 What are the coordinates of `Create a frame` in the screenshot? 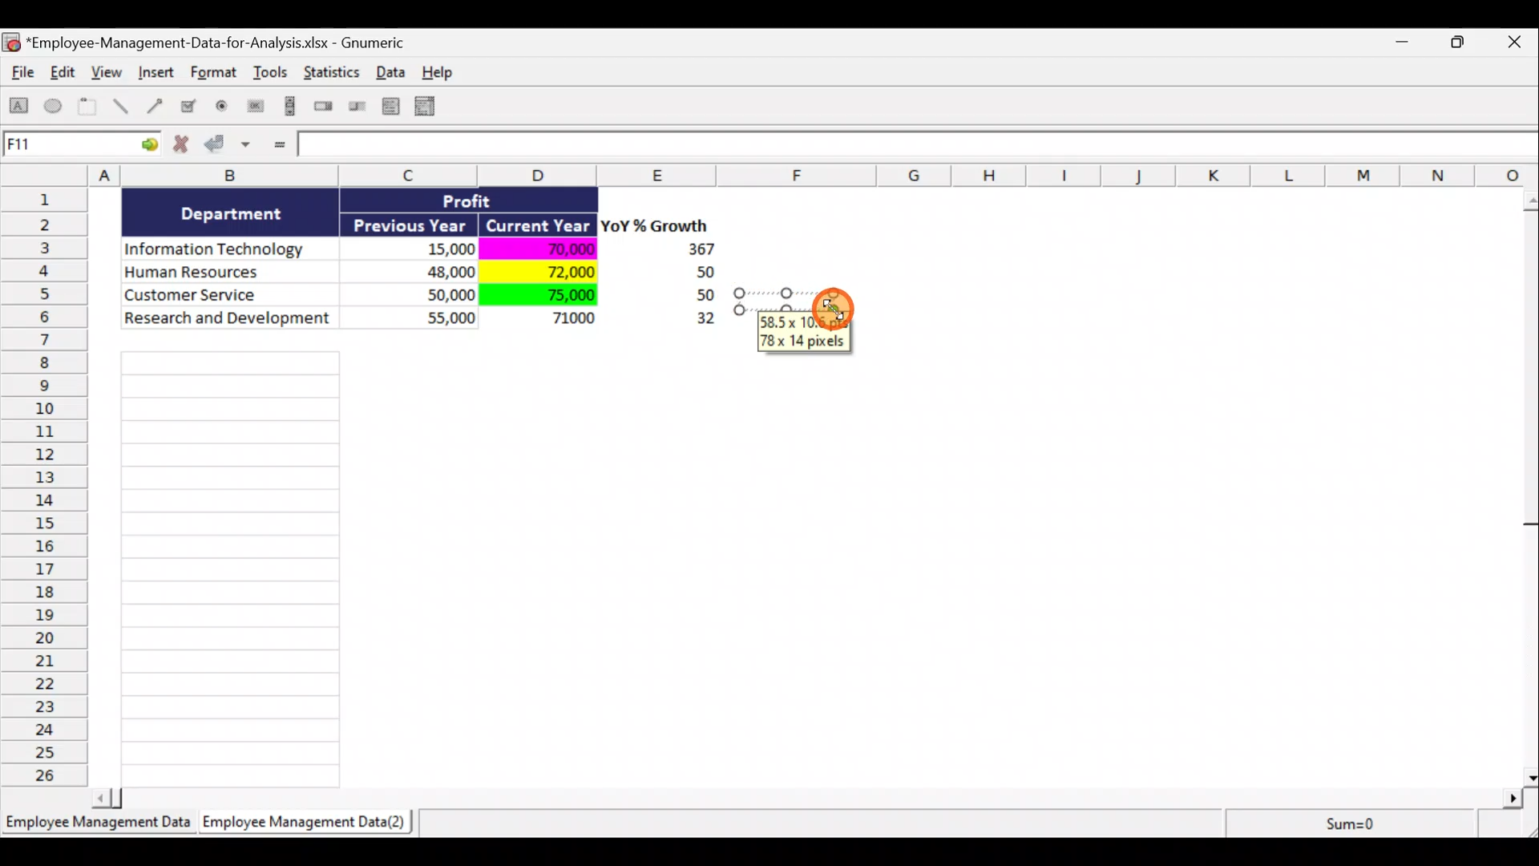 It's located at (87, 107).